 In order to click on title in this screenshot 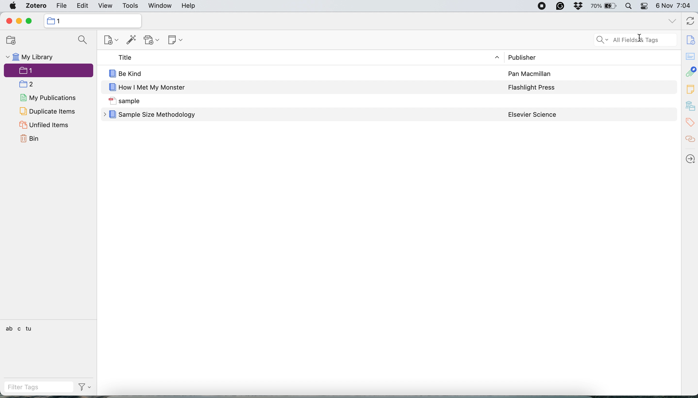, I will do `click(123, 57)`.